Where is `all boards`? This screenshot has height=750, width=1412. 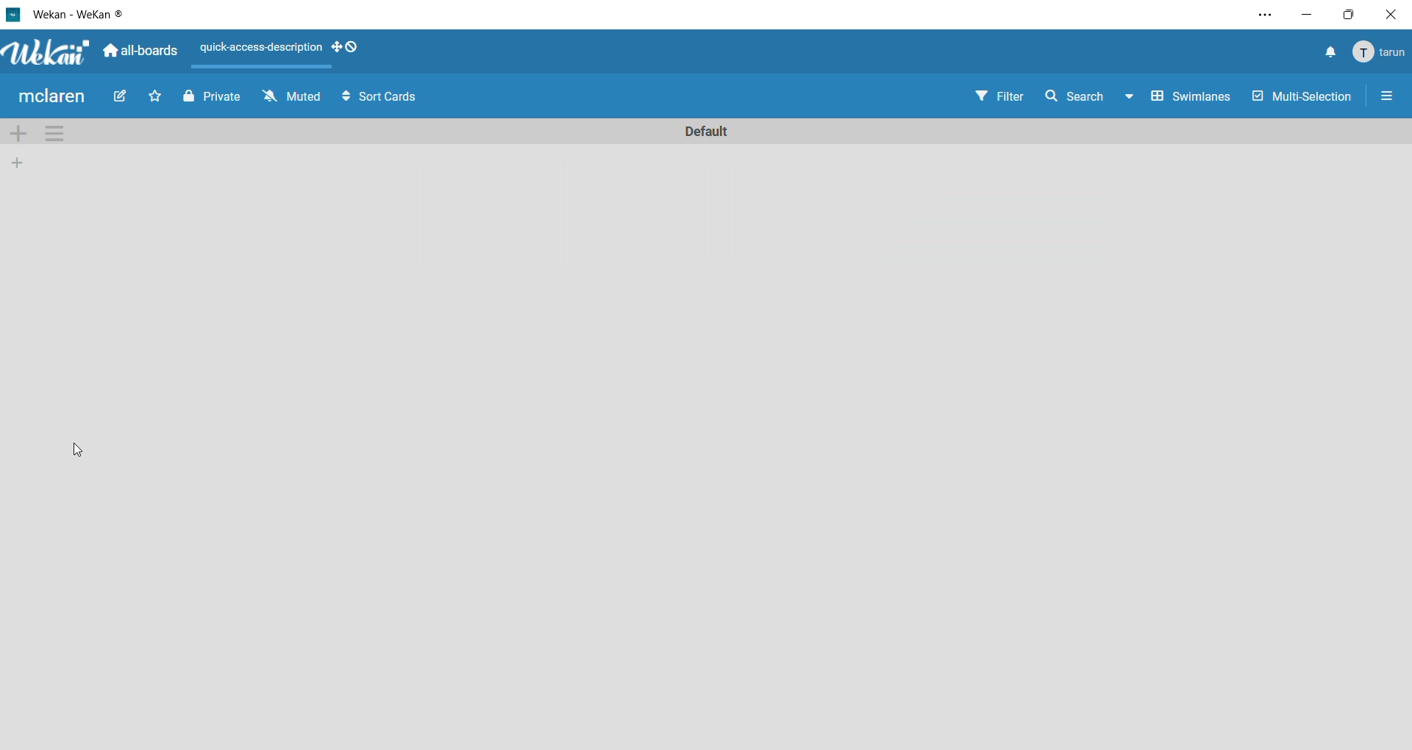 all boards is located at coordinates (143, 51).